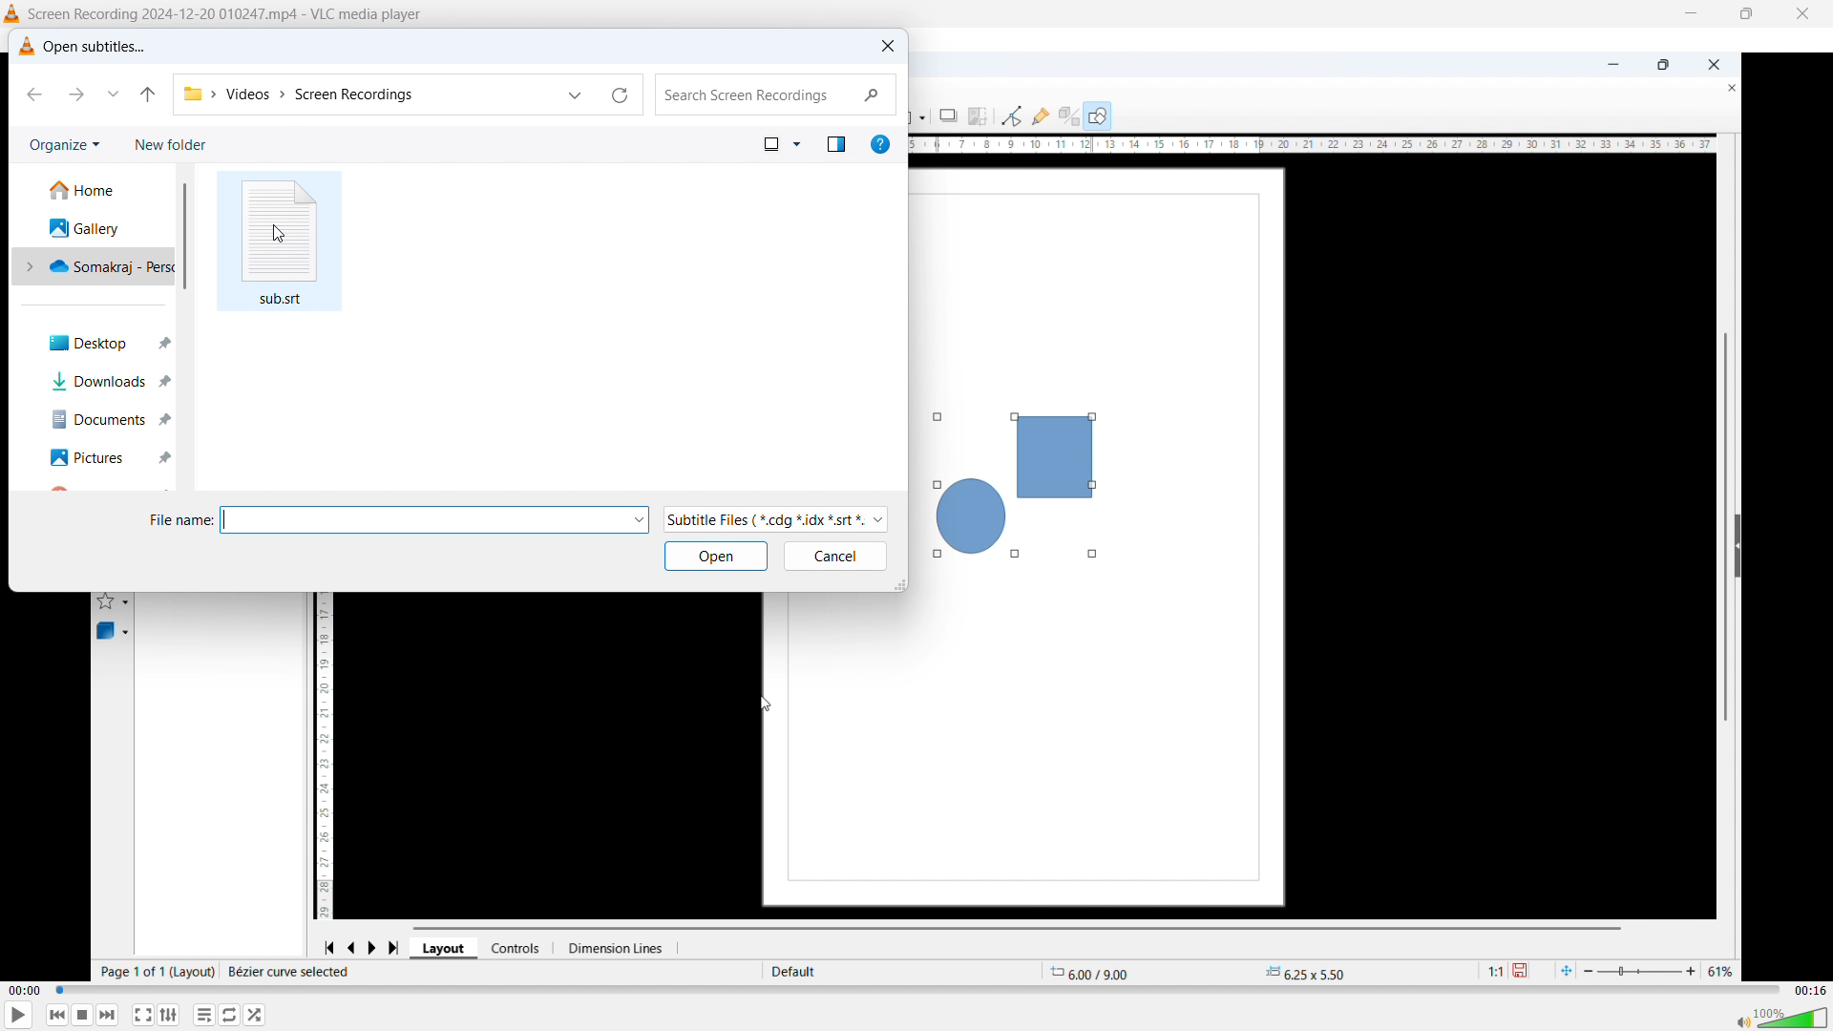 The height and width of the screenshot is (1031, 1833). Describe the element at coordinates (1689, 15) in the screenshot. I see `minimize` at that location.